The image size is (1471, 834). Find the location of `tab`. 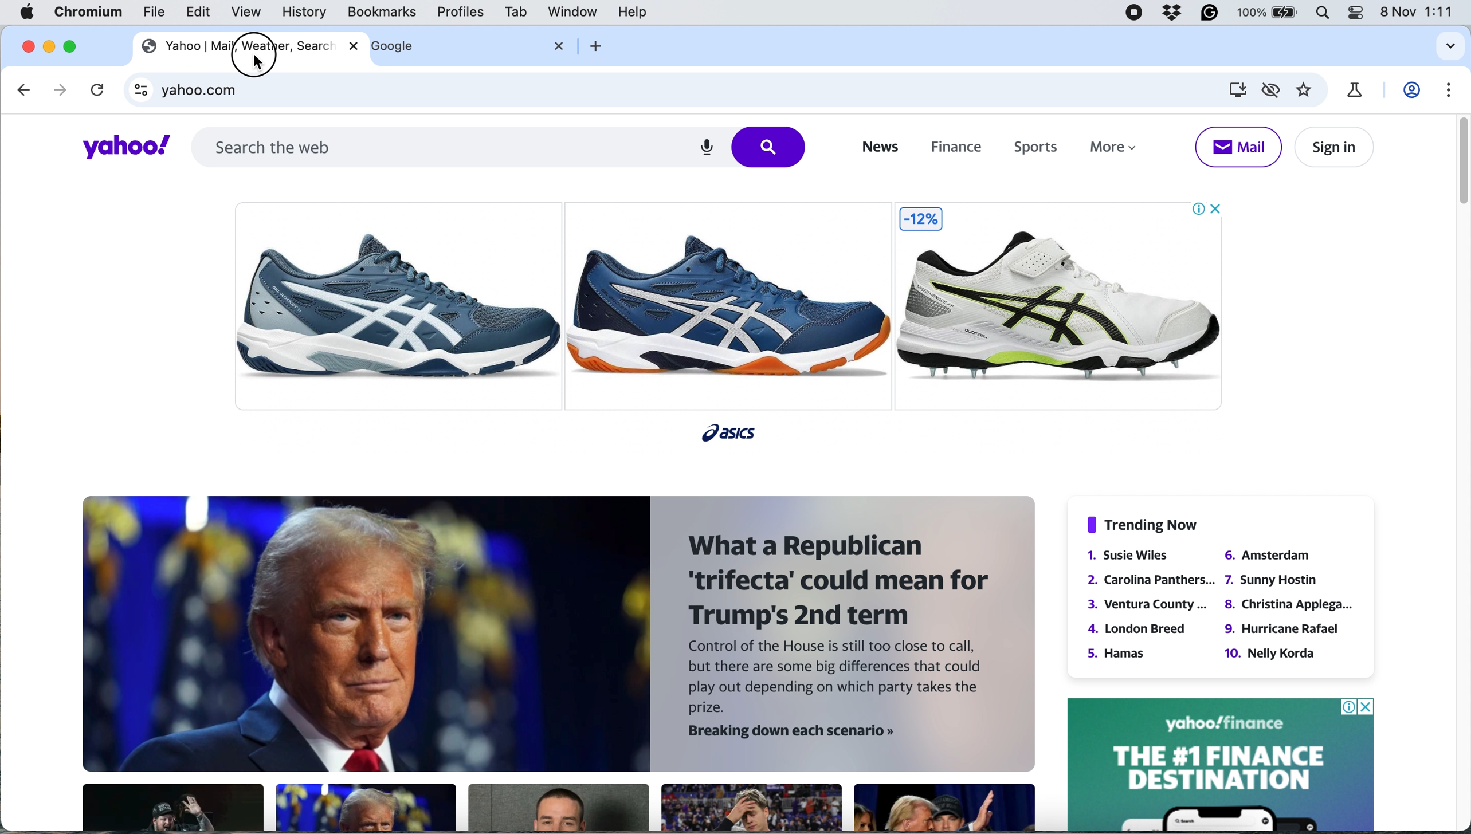

tab is located at coordinates (513, 12).